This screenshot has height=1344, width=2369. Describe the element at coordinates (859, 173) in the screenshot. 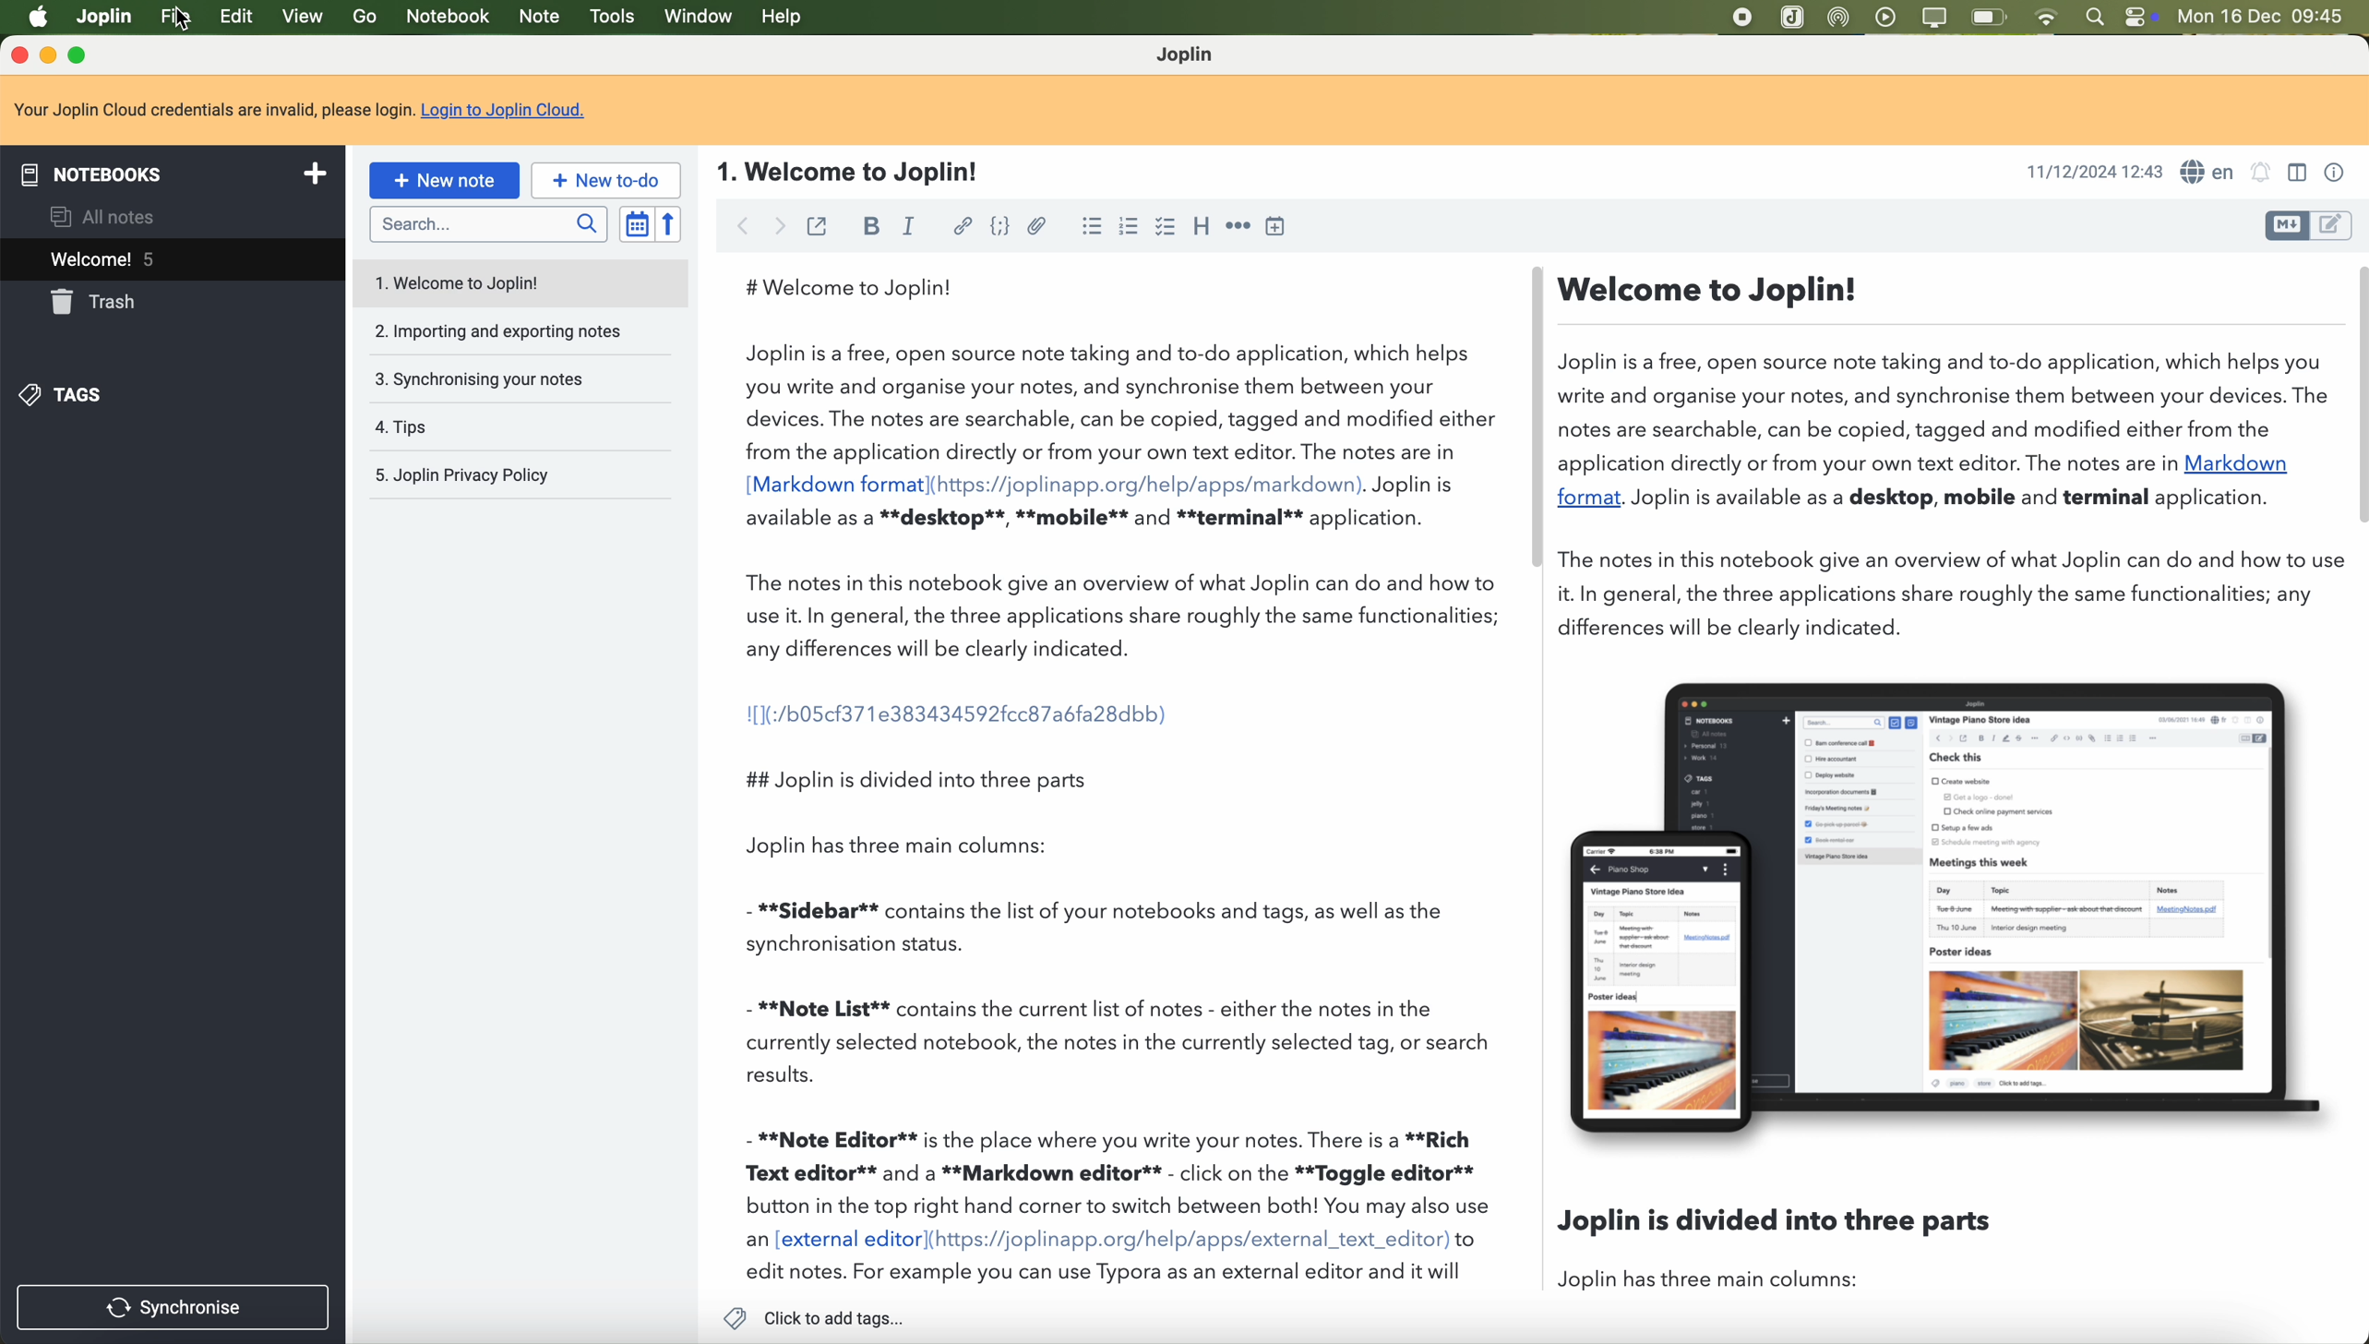

I see `1. Welcome to Joplin!` at that location.